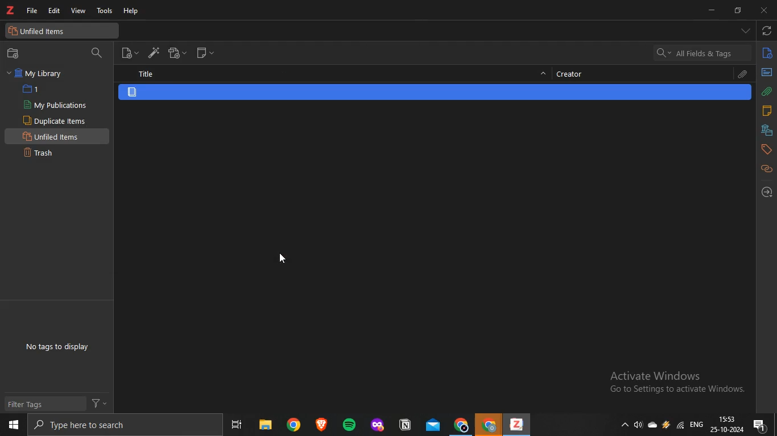 The image size is (777, 436). I want to click on drop down, so click(746, 31).